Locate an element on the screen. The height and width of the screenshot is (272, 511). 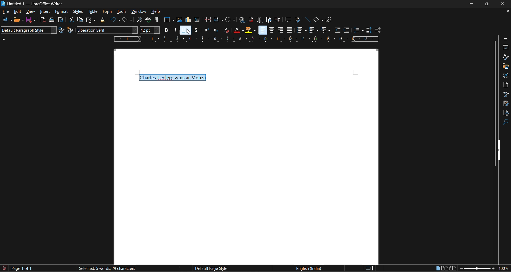
insert text box is located at coordinates (197, 20).